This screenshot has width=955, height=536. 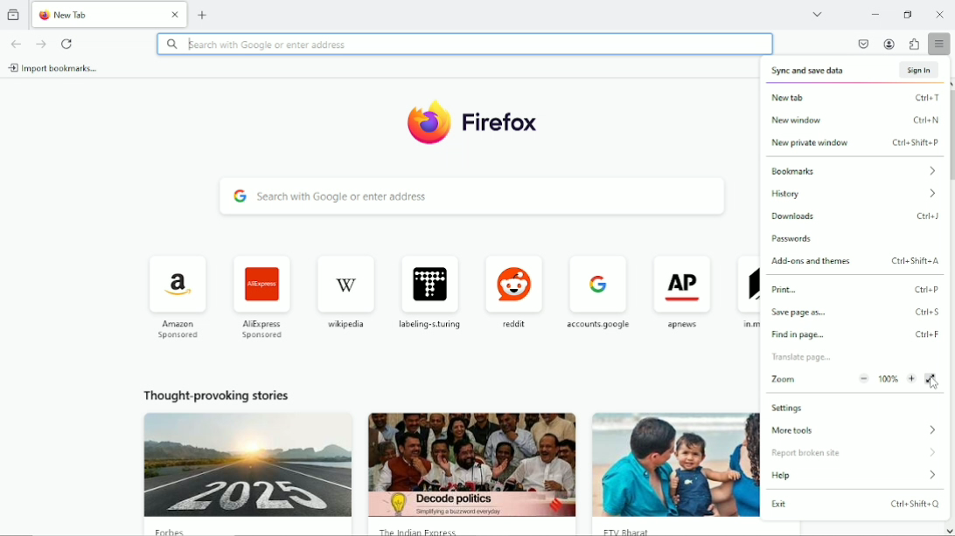 I want to click on firefox , so click(x=507, y=126).